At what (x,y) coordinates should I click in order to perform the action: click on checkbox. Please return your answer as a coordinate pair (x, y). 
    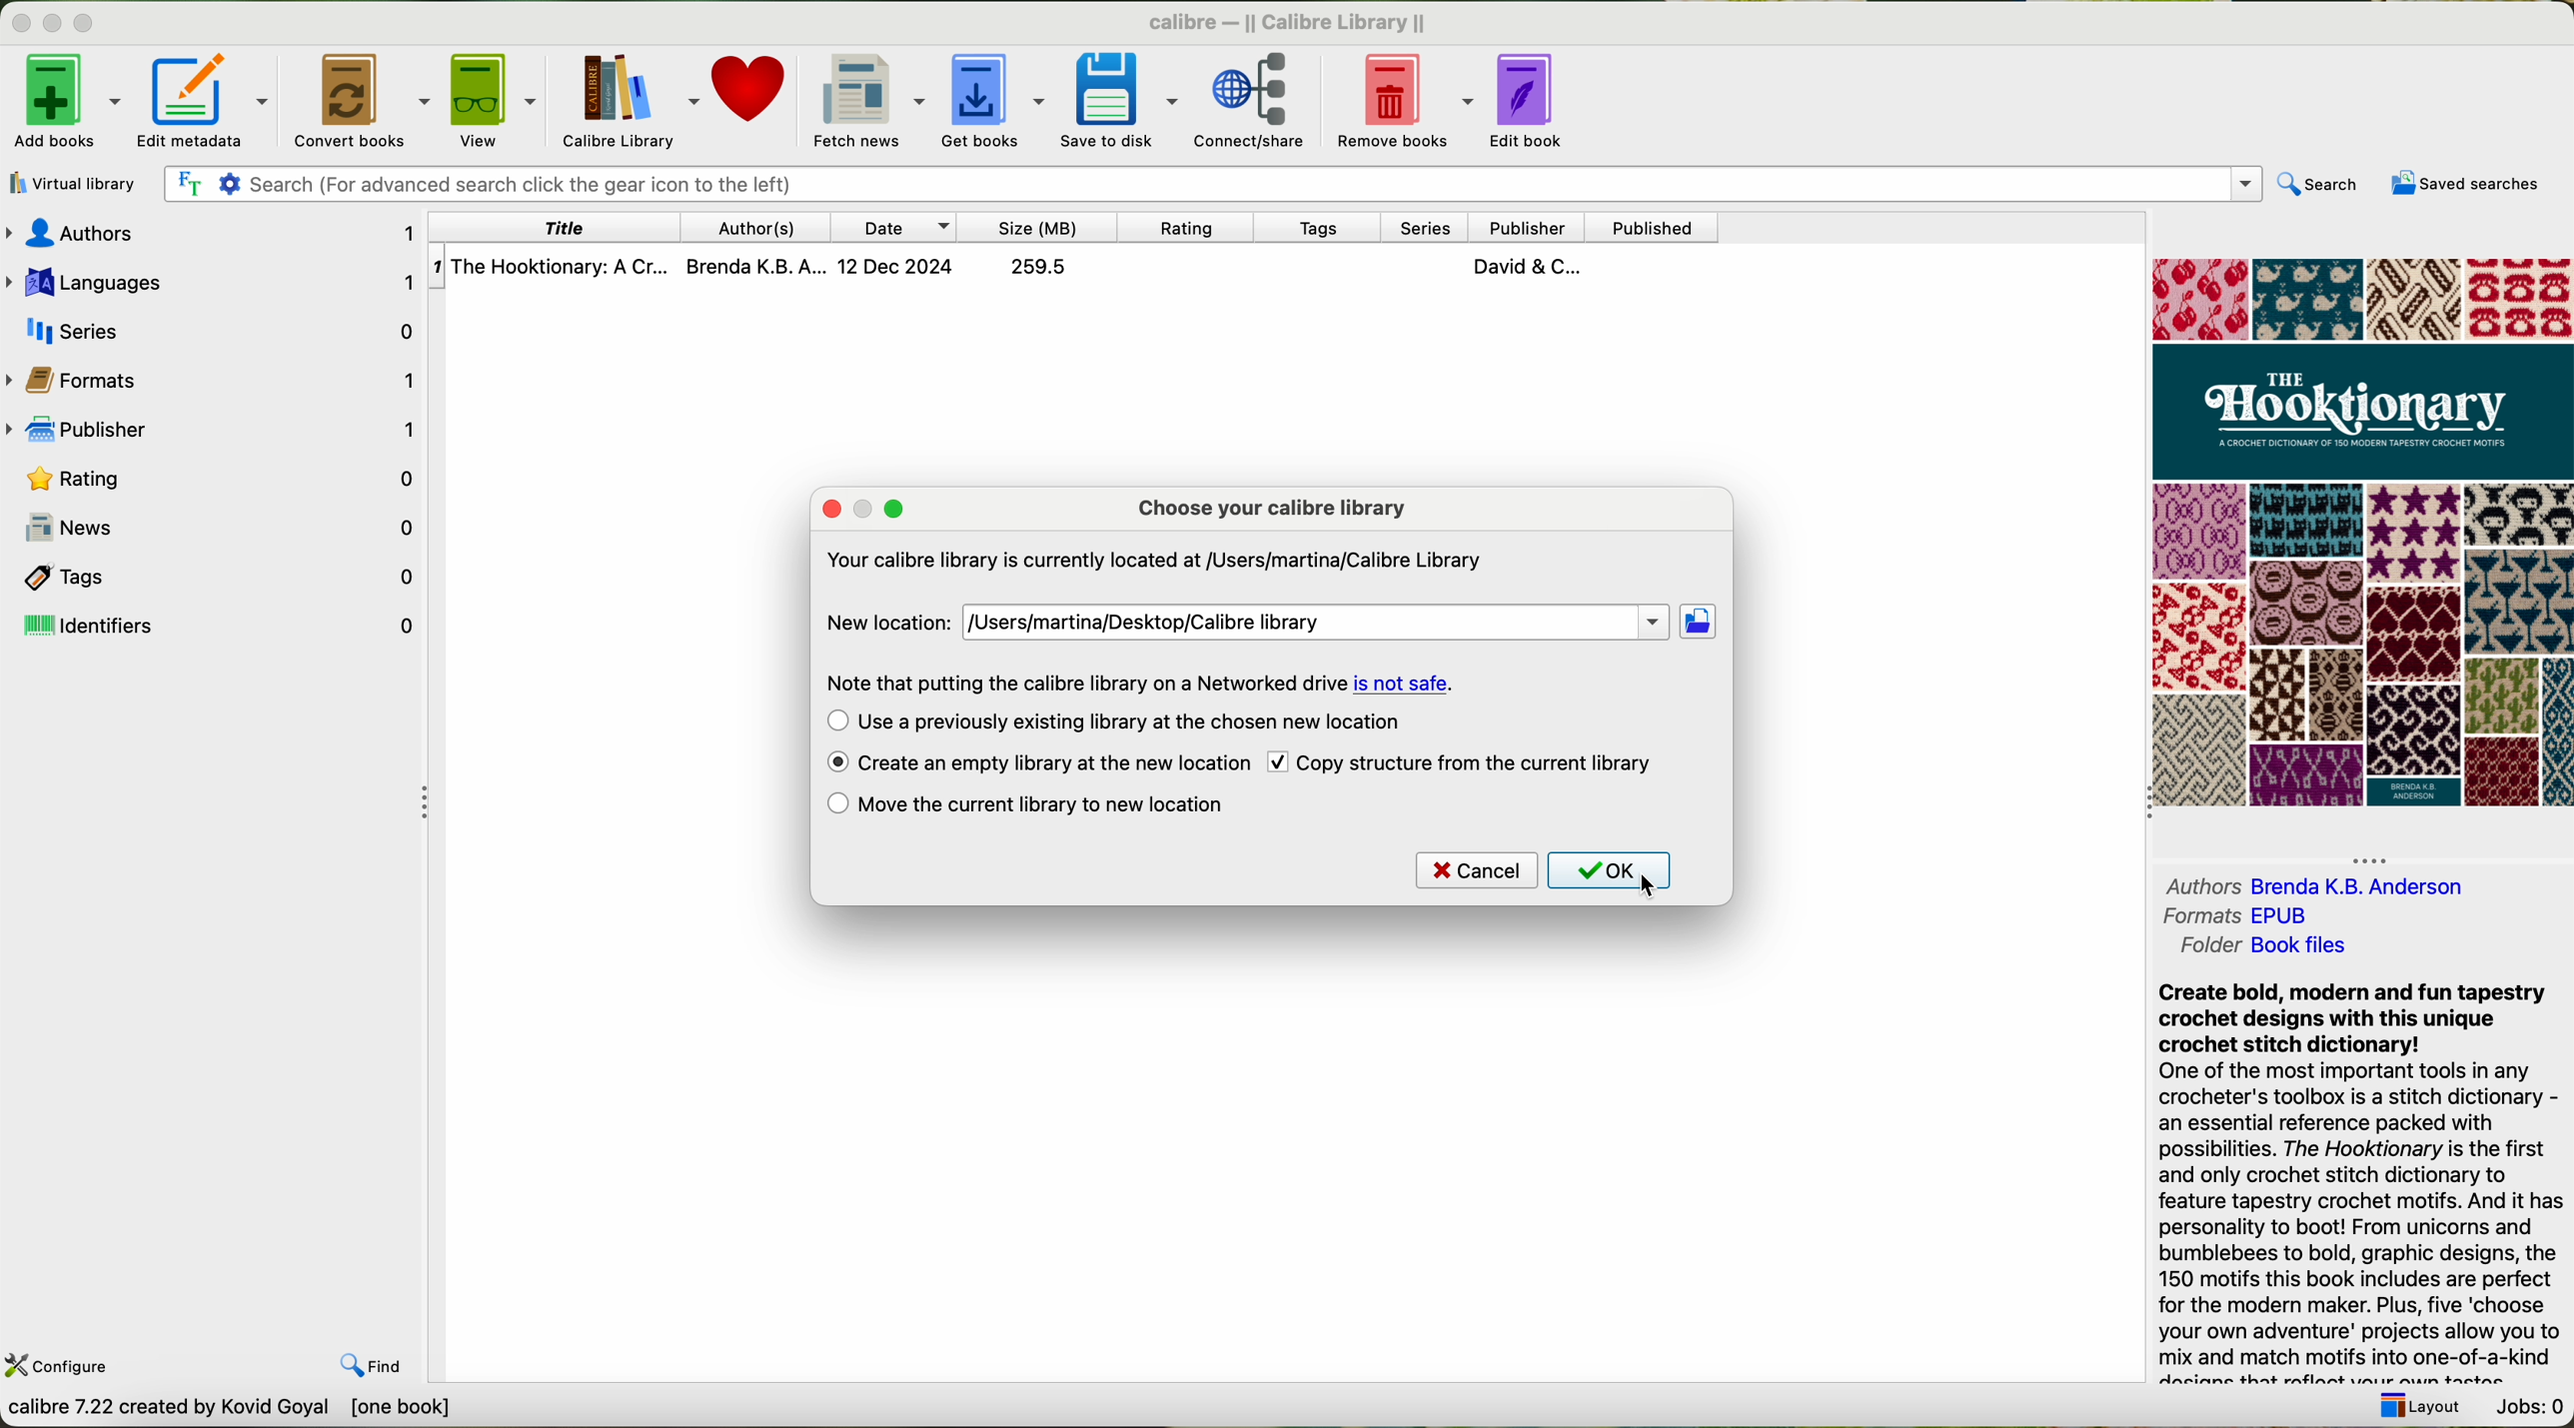
    Looking at the image, I should click on (833, 718).